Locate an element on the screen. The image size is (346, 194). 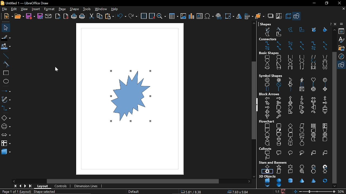
callouts is located at coordinates (295, 153).